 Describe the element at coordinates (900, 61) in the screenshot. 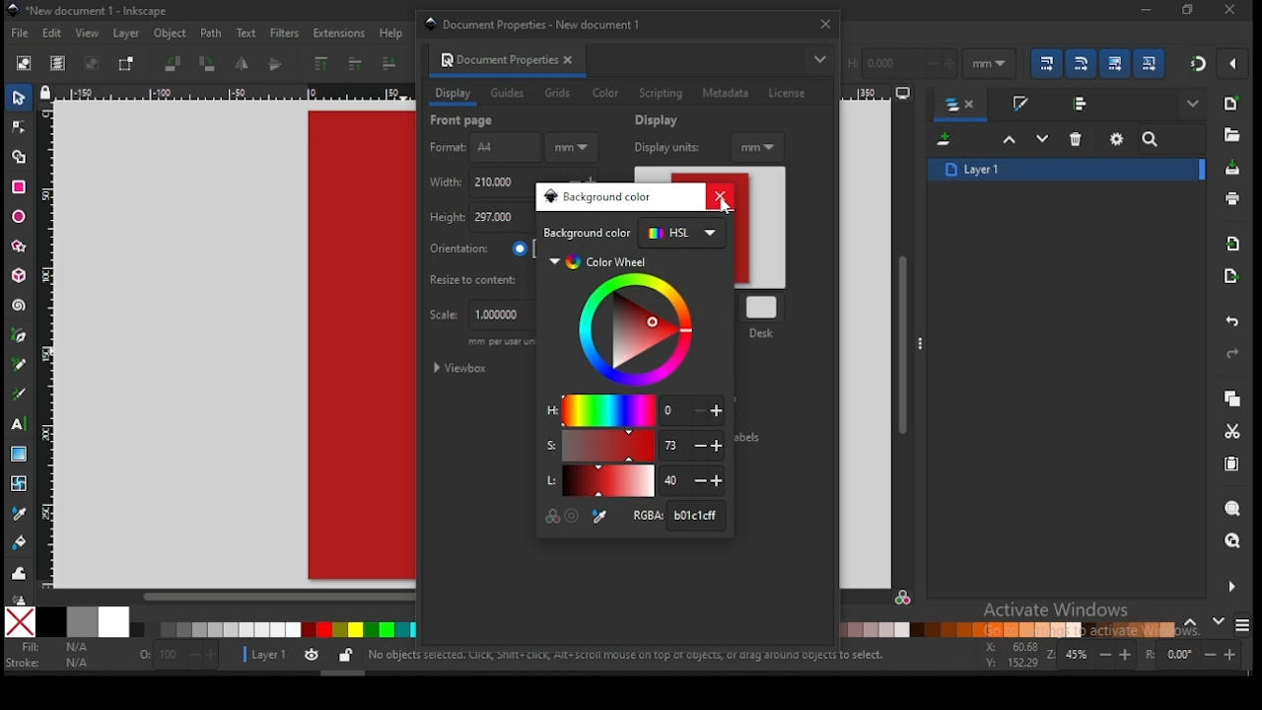

I see `height of selection` at that location.